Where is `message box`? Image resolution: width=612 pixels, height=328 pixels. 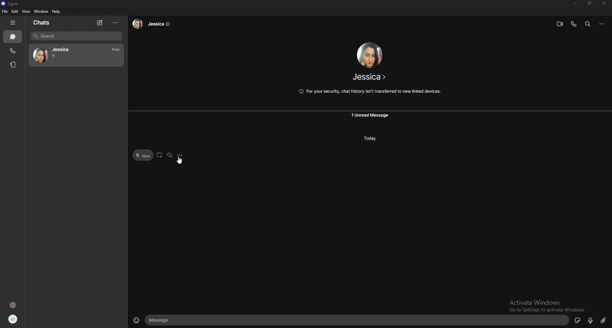 message box is located at coordinates (356, 320).